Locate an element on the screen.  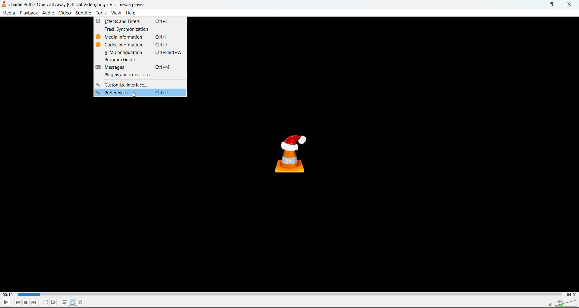
media information is located at coordinates (144, 37).